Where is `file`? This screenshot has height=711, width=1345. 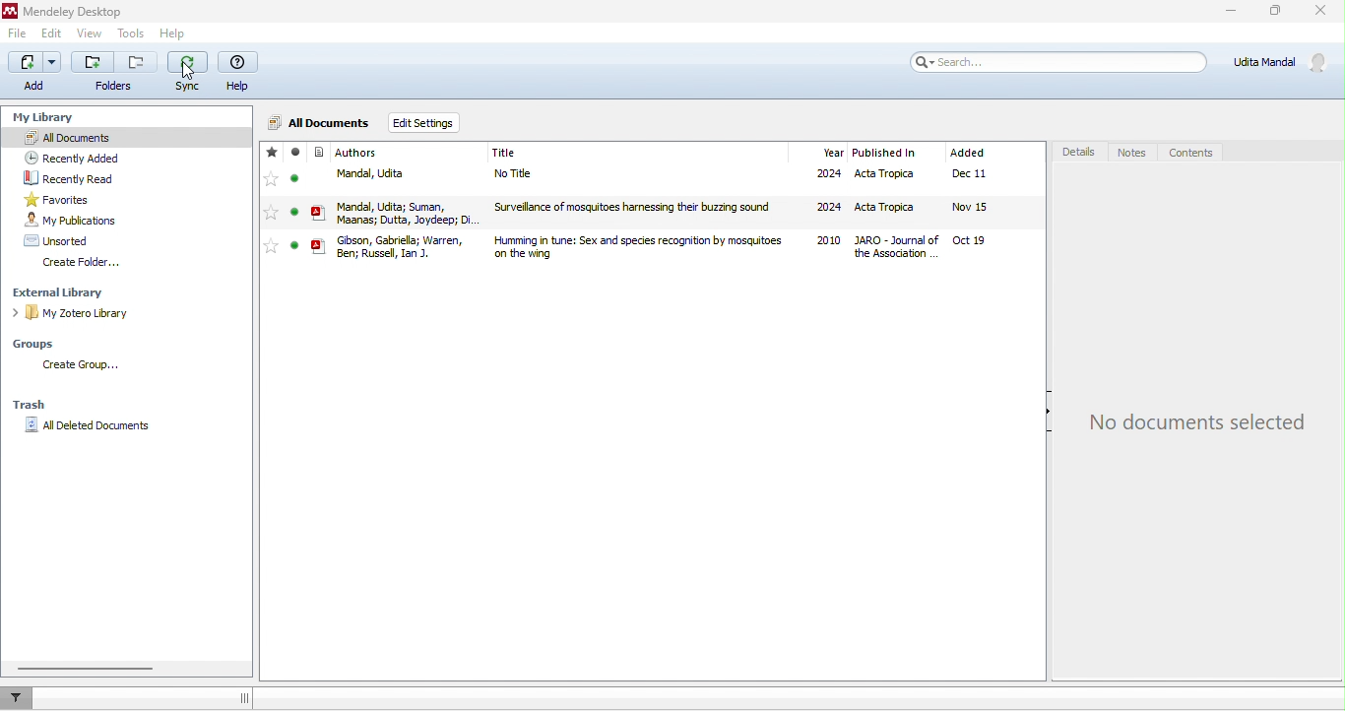
file is located at coordinates (641, 248).